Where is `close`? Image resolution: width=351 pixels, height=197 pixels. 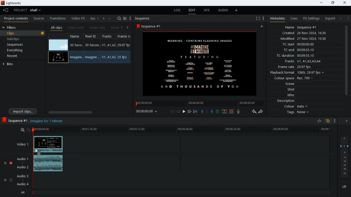 close is located at coordinates (346, 121).